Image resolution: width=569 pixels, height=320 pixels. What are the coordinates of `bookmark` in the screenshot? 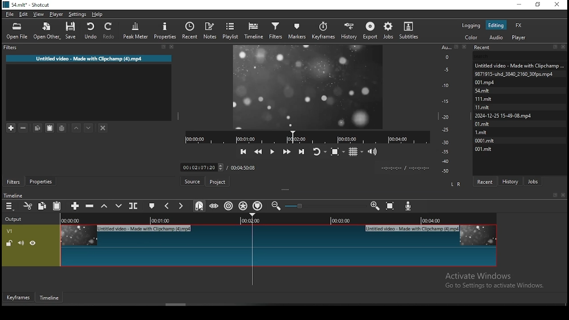 It's located at (554, 195).